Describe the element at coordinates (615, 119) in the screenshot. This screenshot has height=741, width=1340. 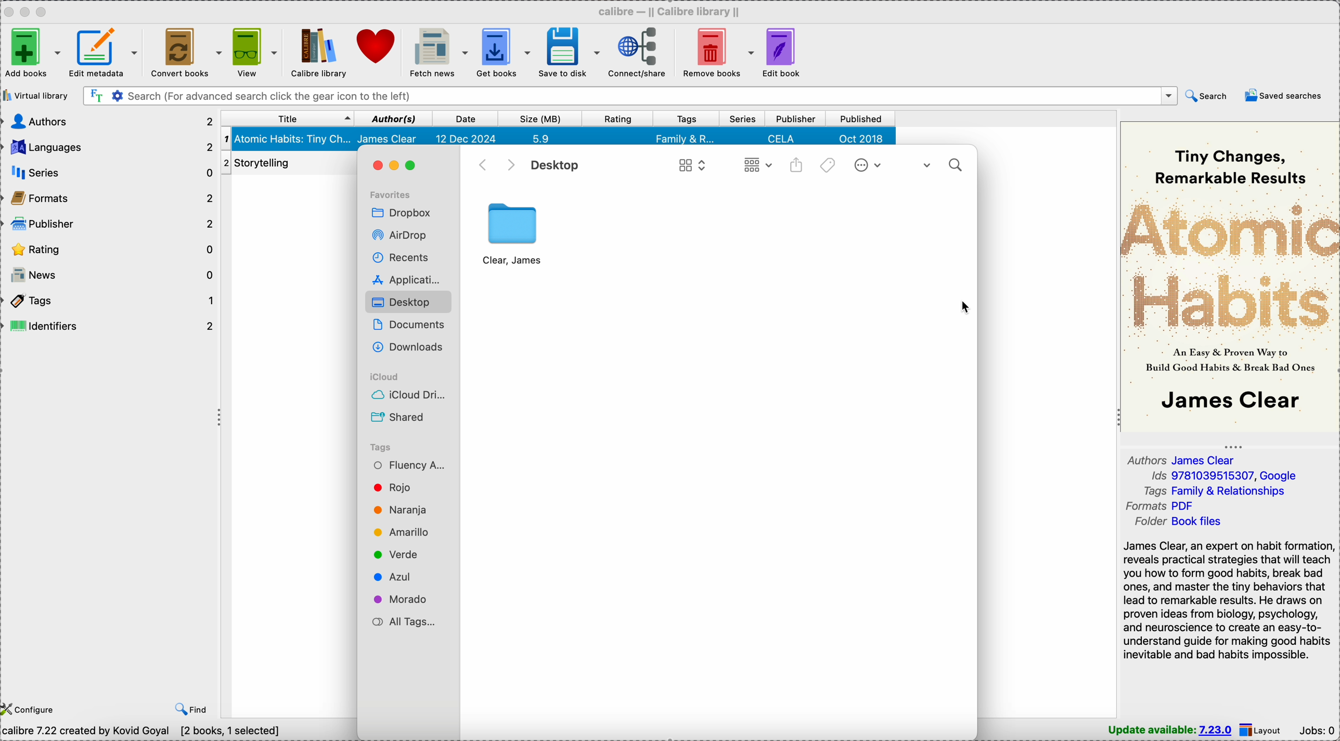
I see `rating` at that location.